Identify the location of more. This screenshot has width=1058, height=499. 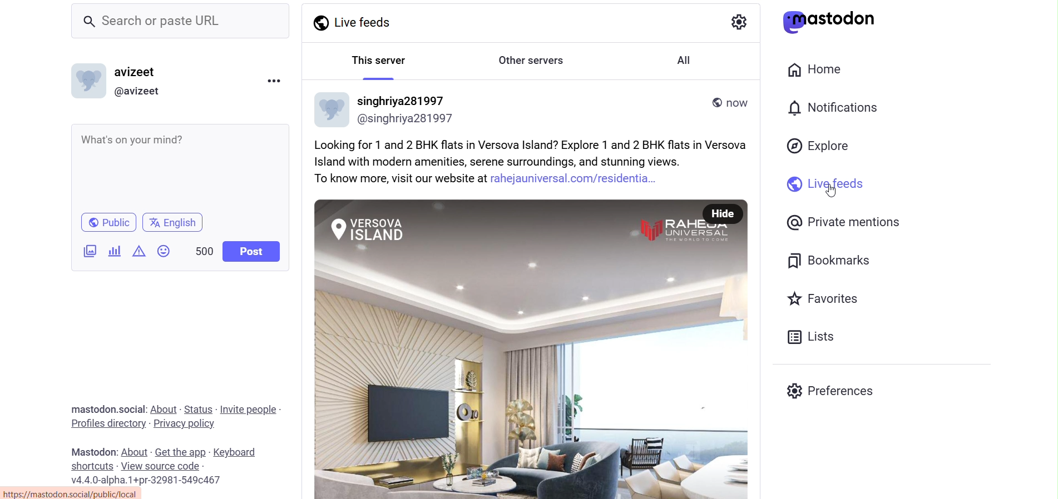
(274, 81).